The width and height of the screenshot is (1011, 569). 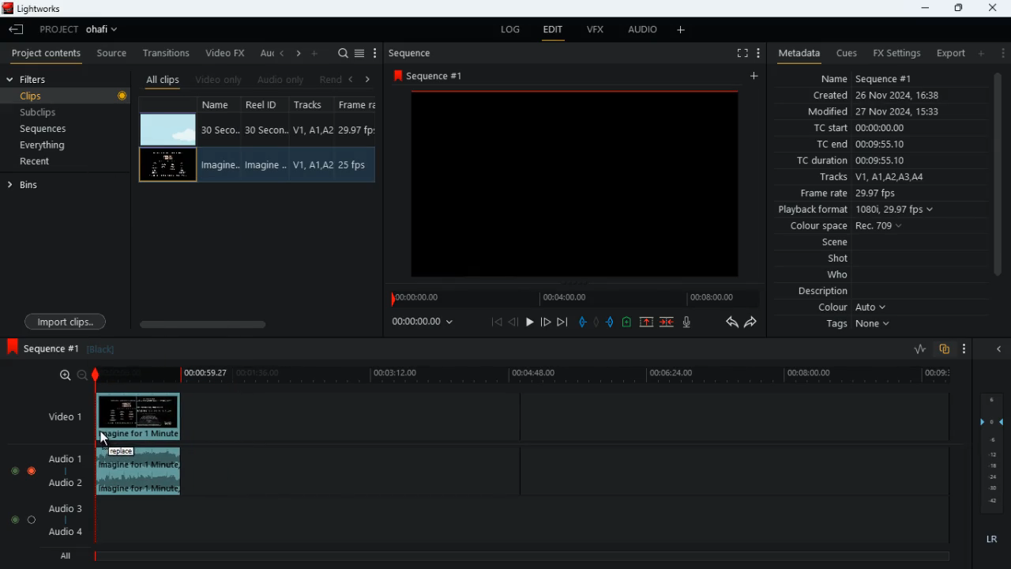 What do you see at coordinates (220, 130) in the screenshot?
I see `Name` at bounding box center [220, 130].